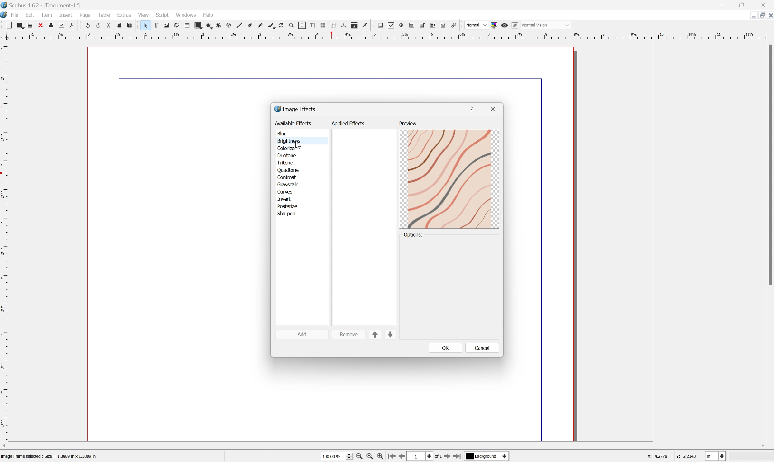 The height and width of the screenshot is (462, 774). Describe the element at coordinates (547, 25) in the screenshot. I see `normal vision` at that location.